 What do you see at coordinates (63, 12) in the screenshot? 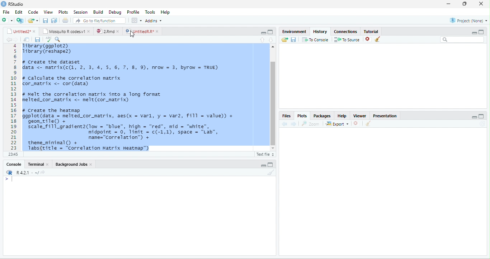
I see `plots` at bounding box center [63, 12].